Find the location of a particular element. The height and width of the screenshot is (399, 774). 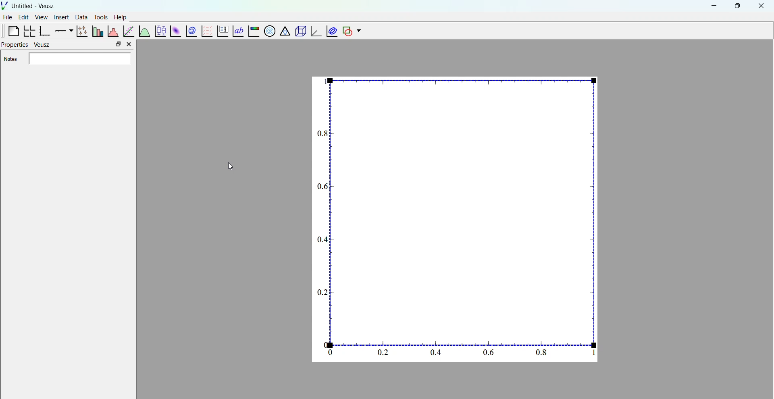

1 is located at coordinates (593, 353).